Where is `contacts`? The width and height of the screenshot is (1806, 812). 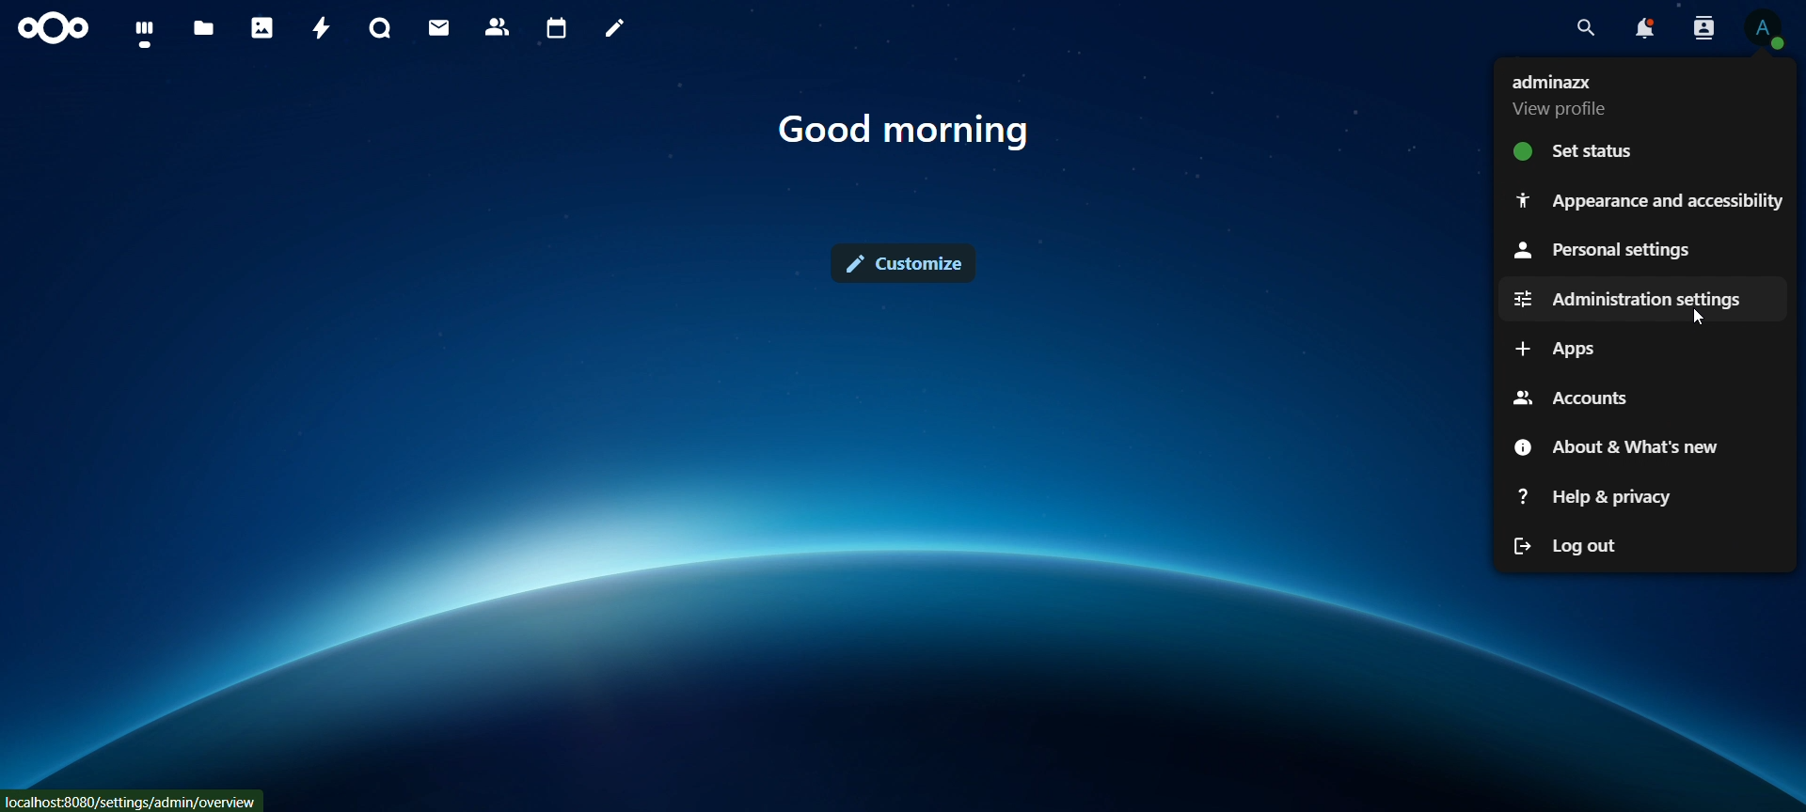 contacts is located at coordinates (499, 28).